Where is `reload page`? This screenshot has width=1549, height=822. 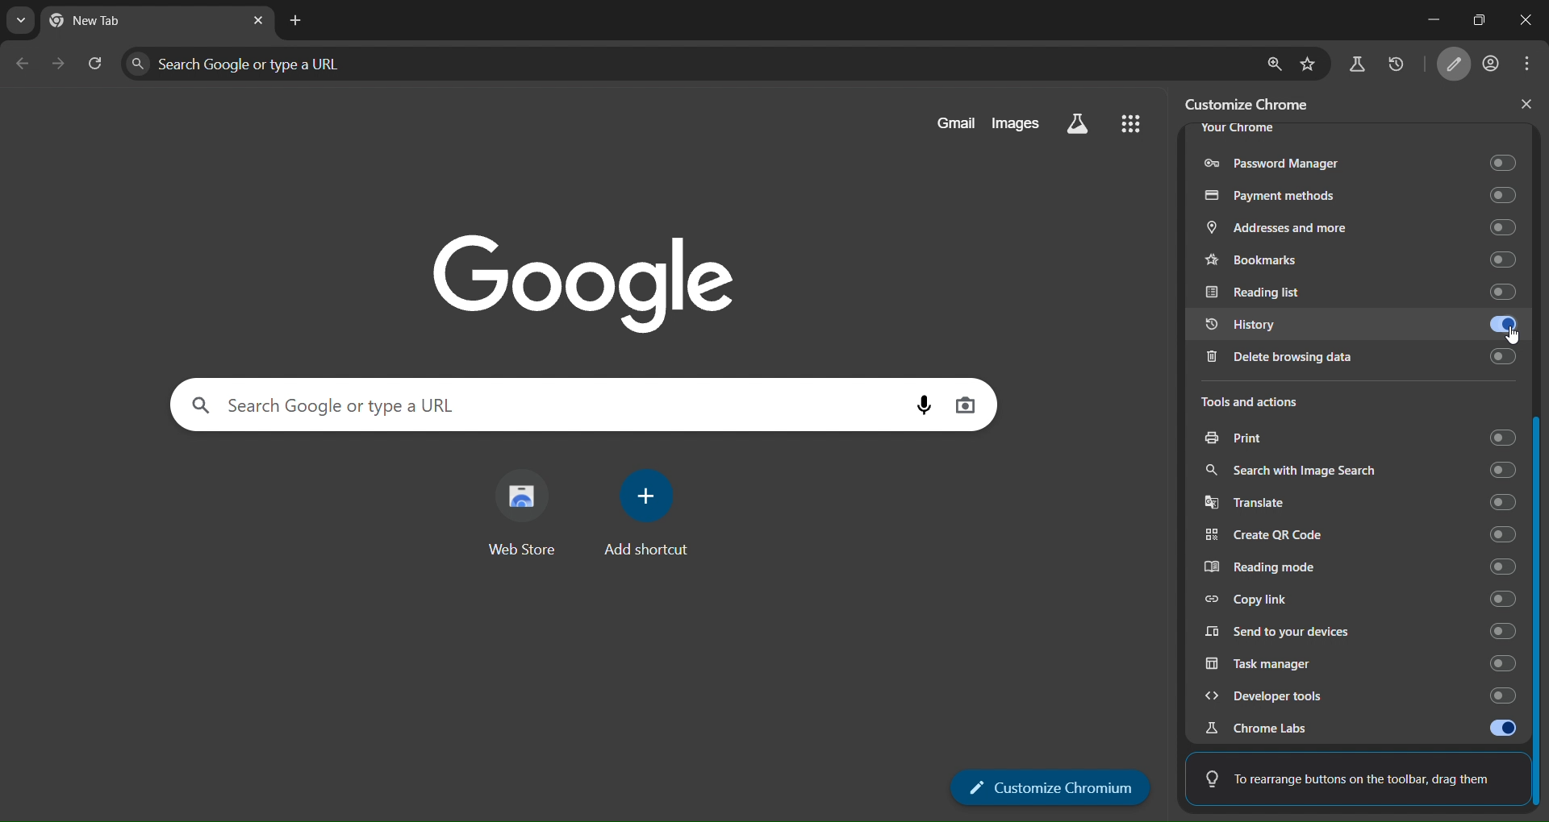 reload page is located at coordinates (95, 61).